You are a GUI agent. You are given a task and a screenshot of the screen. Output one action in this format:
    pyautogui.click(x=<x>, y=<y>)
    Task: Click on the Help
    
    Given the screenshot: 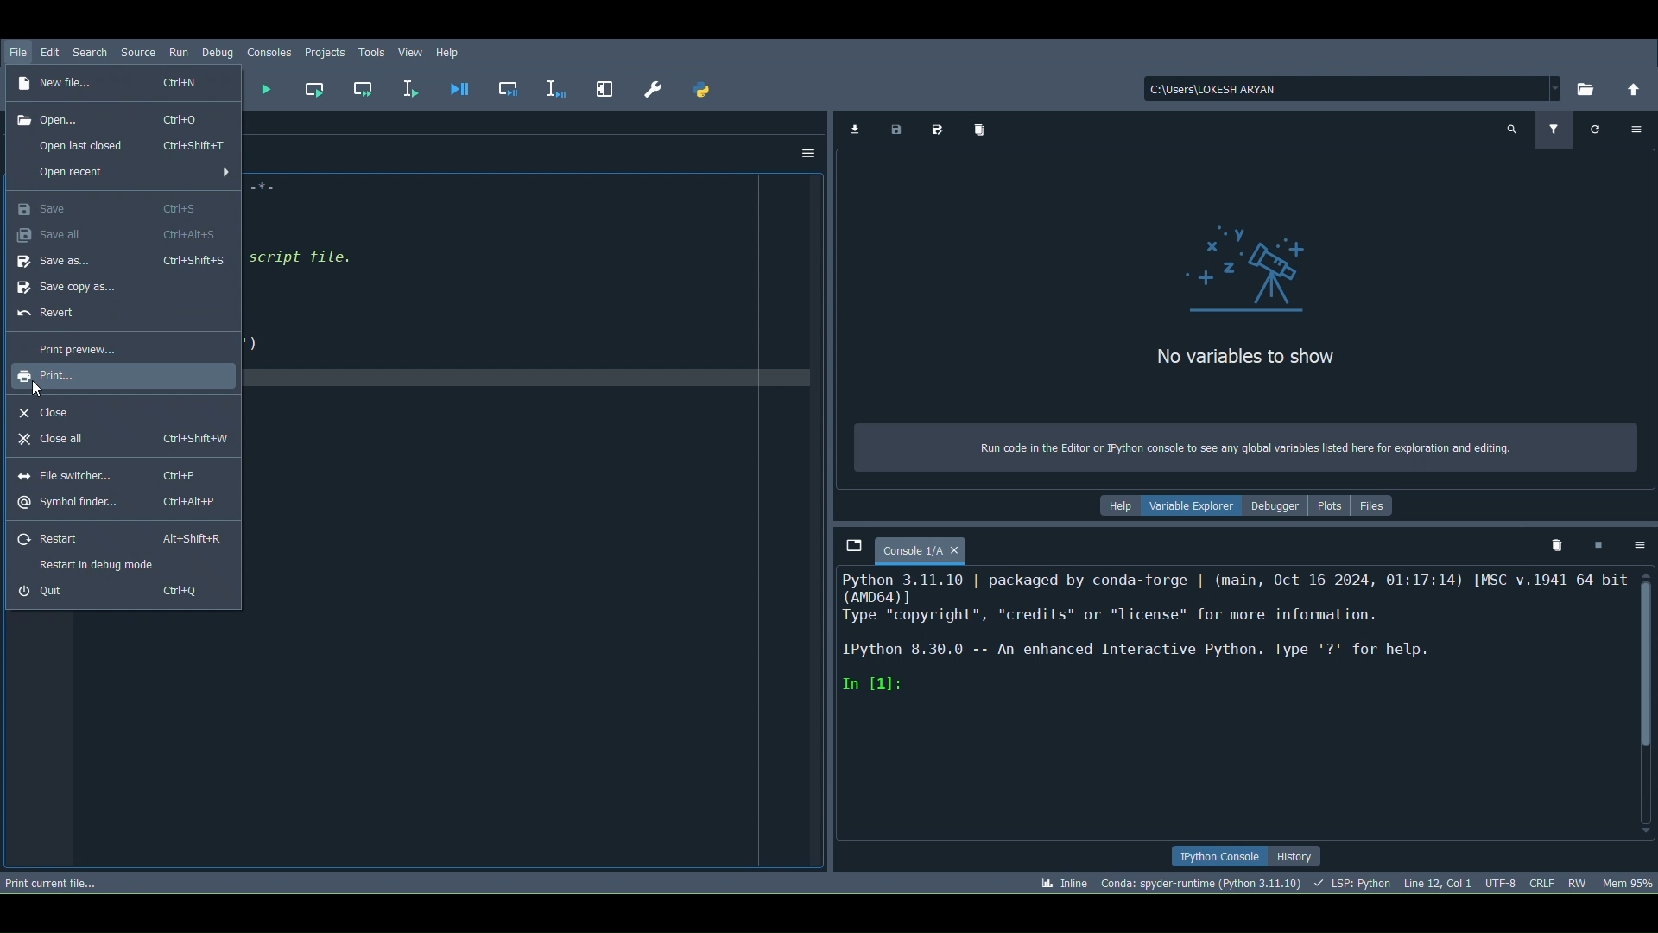 What is the action you would take?
    pyautogui.click(x=456, y=51)
    